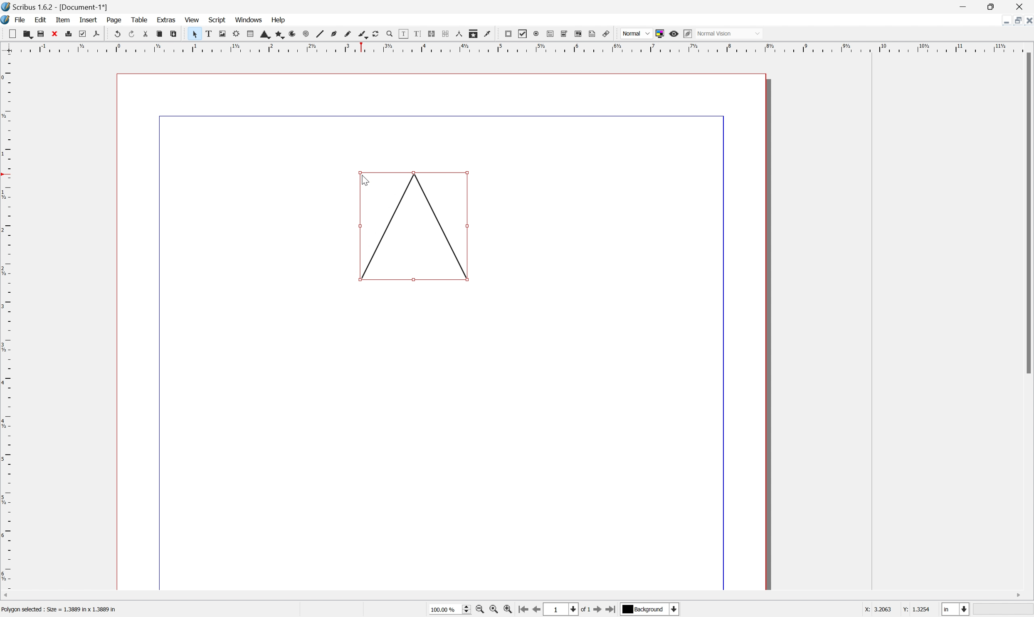 The height and width of the screenshot is (617, 1034). What do you see at coordinates (612, 610) in the screenshot?
I see `Go to last page` at bounding box center [612, 610].